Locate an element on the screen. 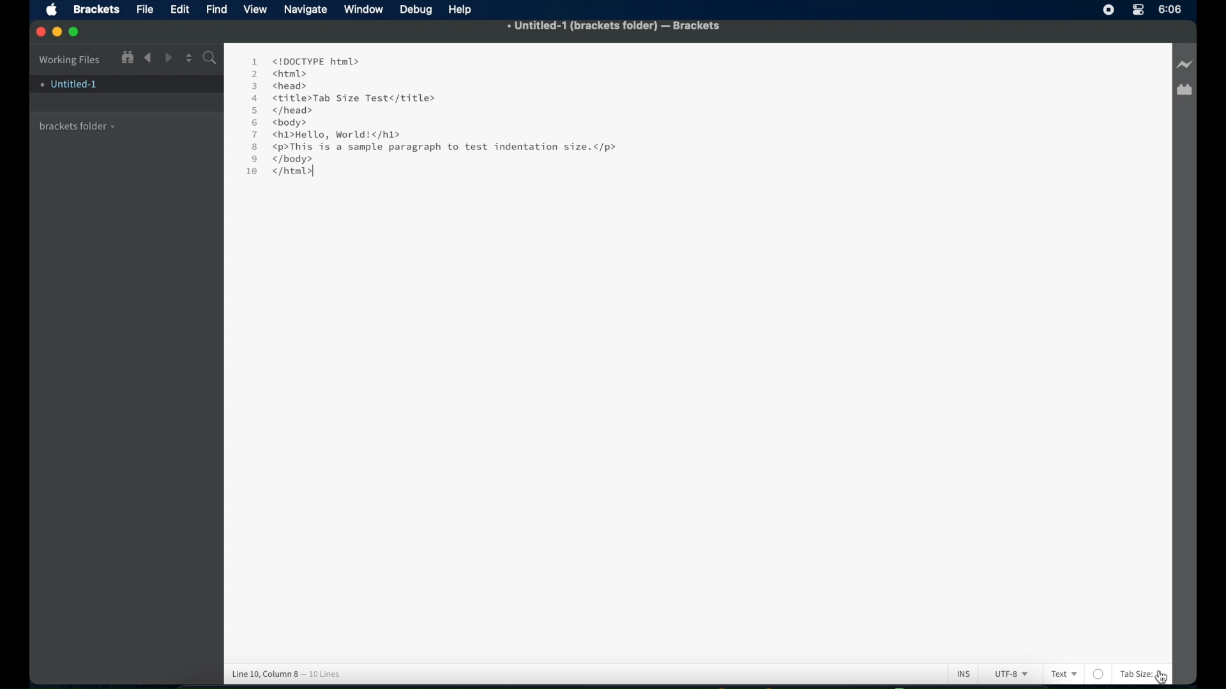  Calendar is located at coordinates (1184, 91).